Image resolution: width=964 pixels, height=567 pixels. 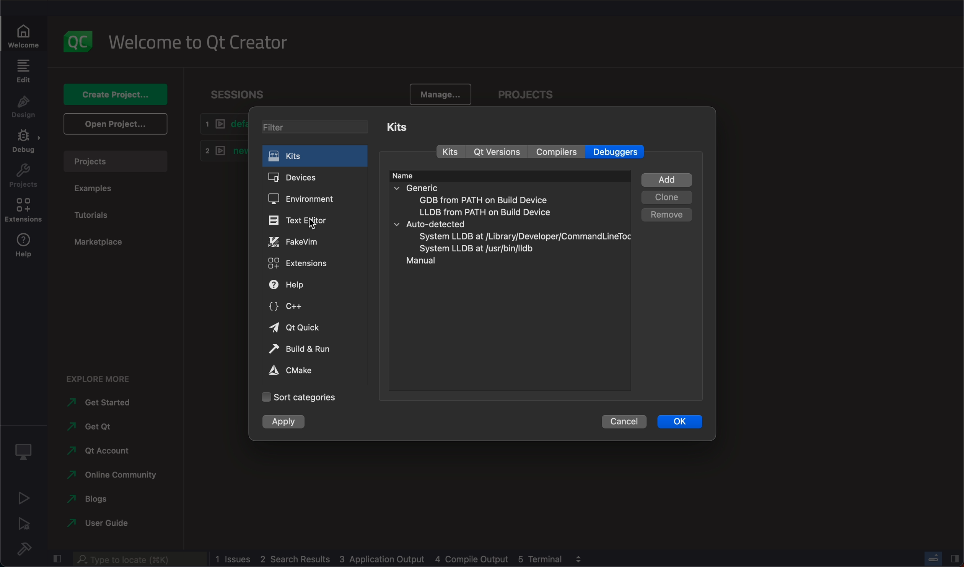 I want to click on debuggers, so click(x=619, y=152).